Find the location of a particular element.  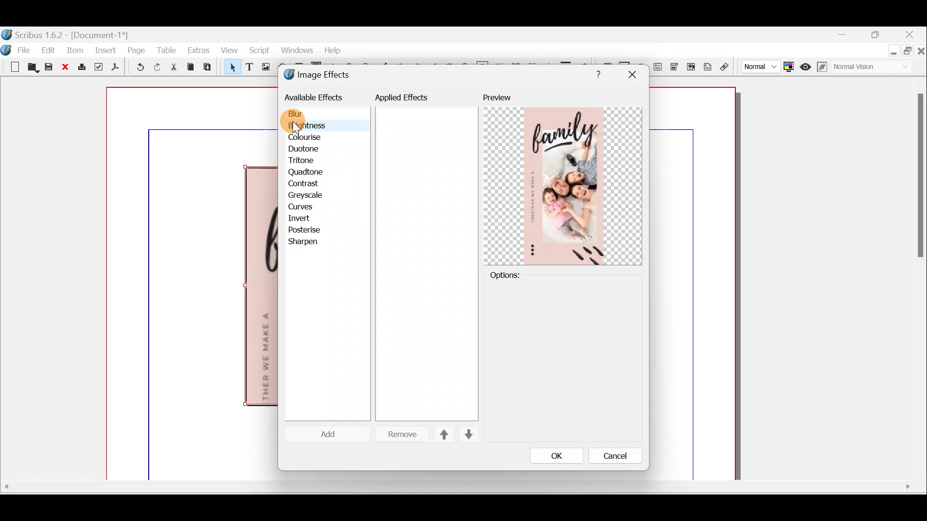

Options is located at coordinates (521, 274).